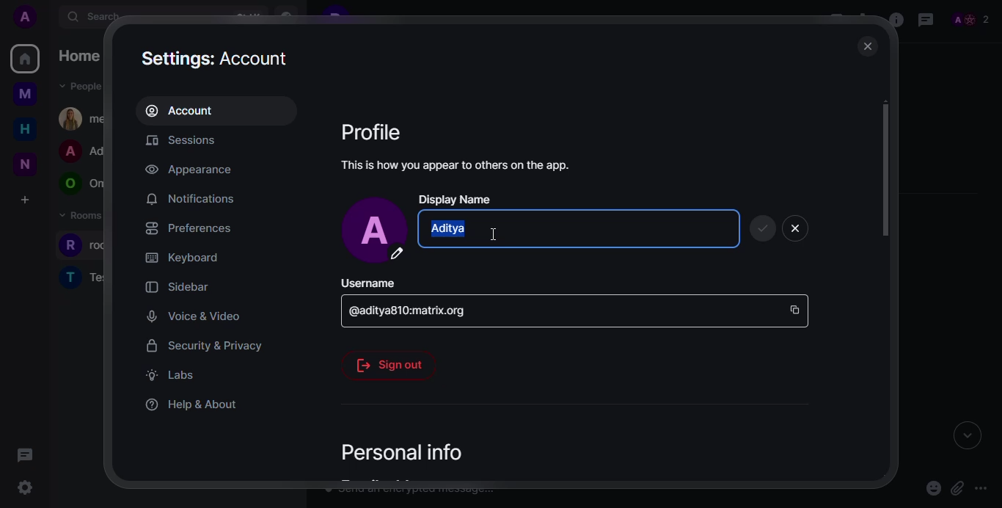  I want to click on id space bar, so click(409, 310).